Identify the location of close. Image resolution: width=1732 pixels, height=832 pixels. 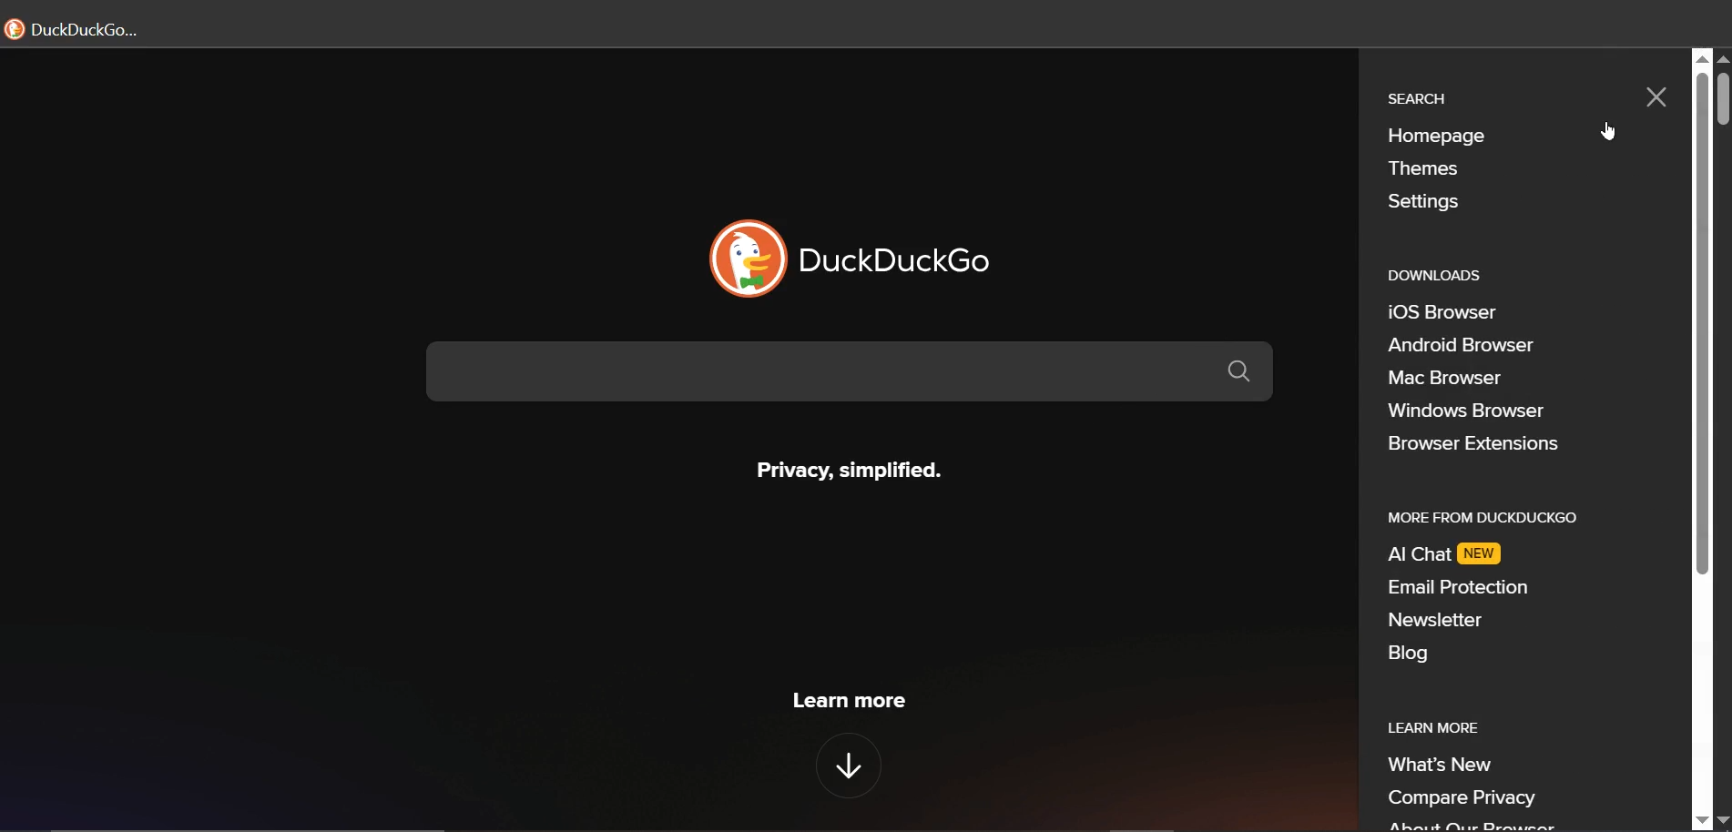
(1654, 98).